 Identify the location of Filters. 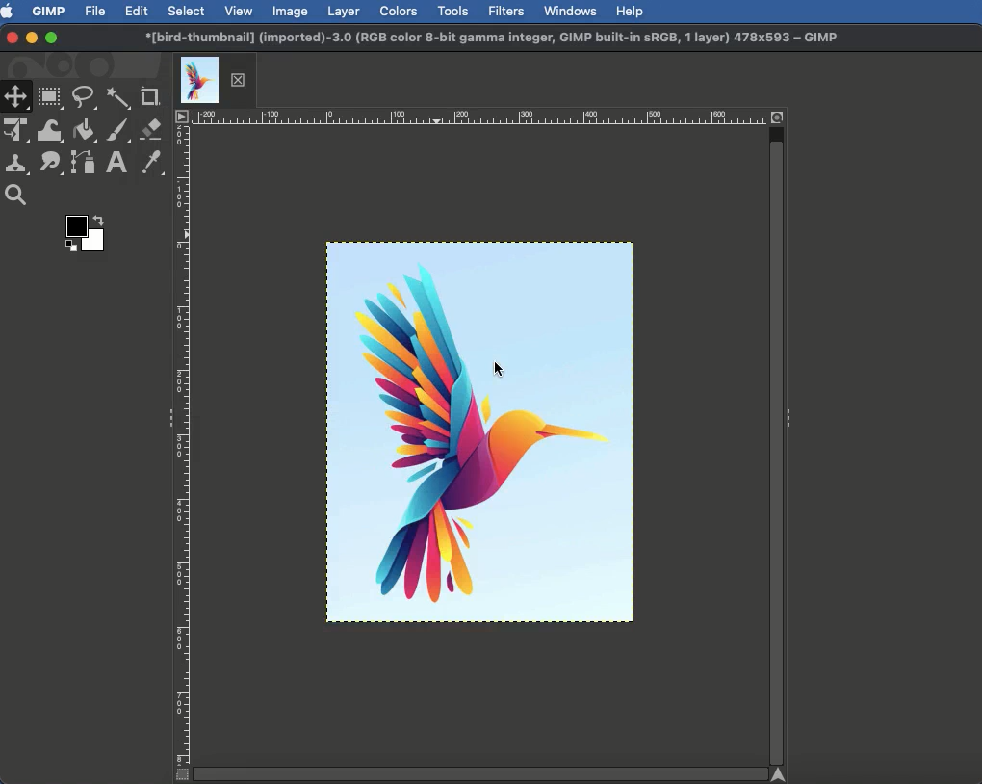
(507, 12).